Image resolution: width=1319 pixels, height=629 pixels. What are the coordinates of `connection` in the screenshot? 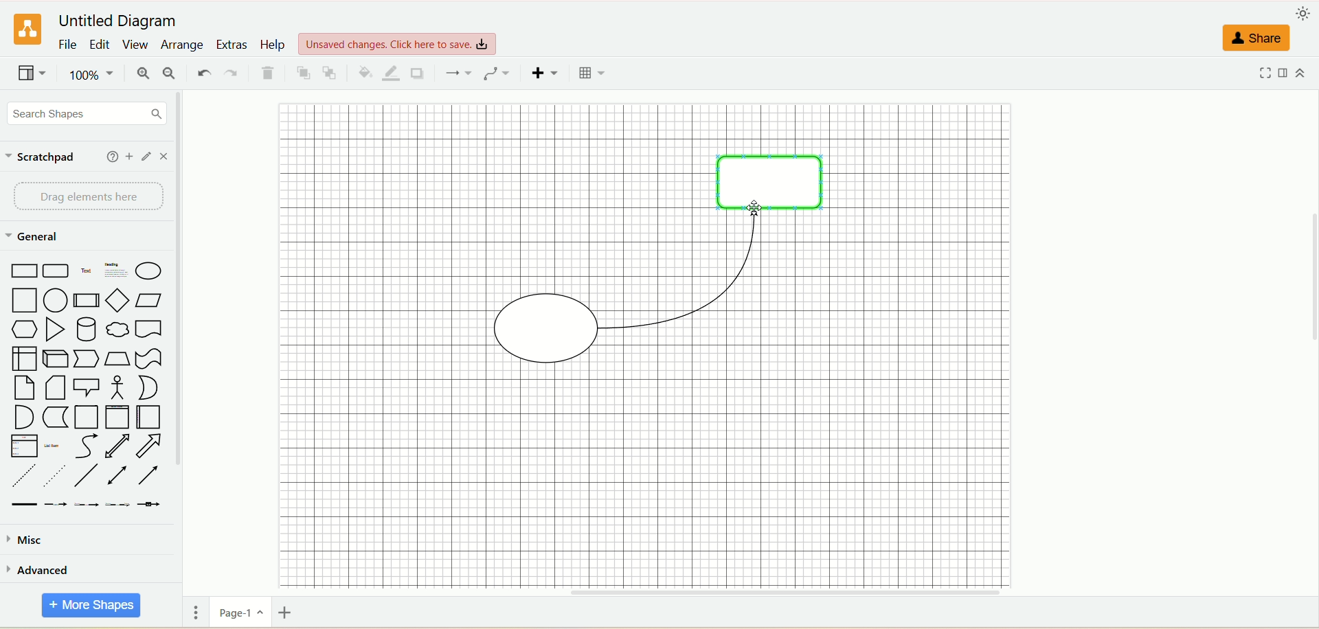 It's located at (457, 72).